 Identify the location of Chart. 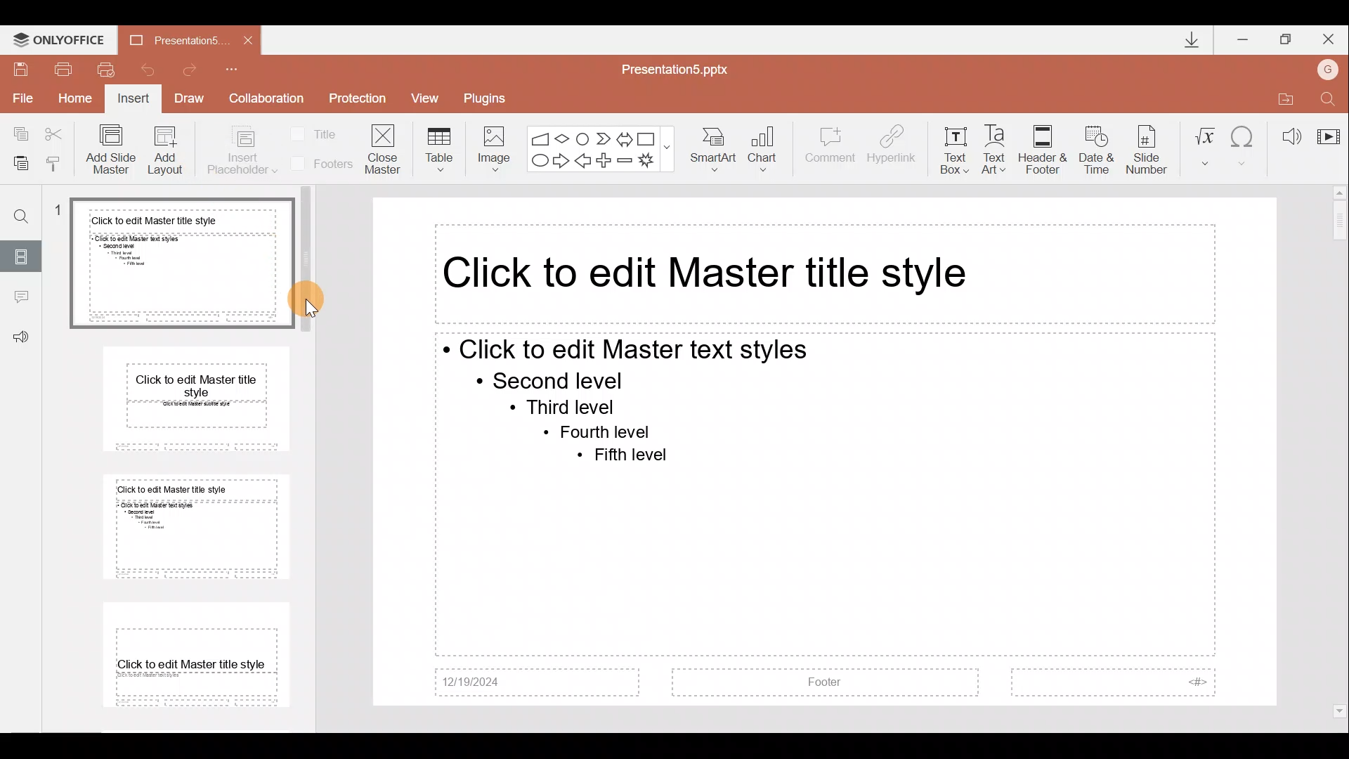
(771, 150).